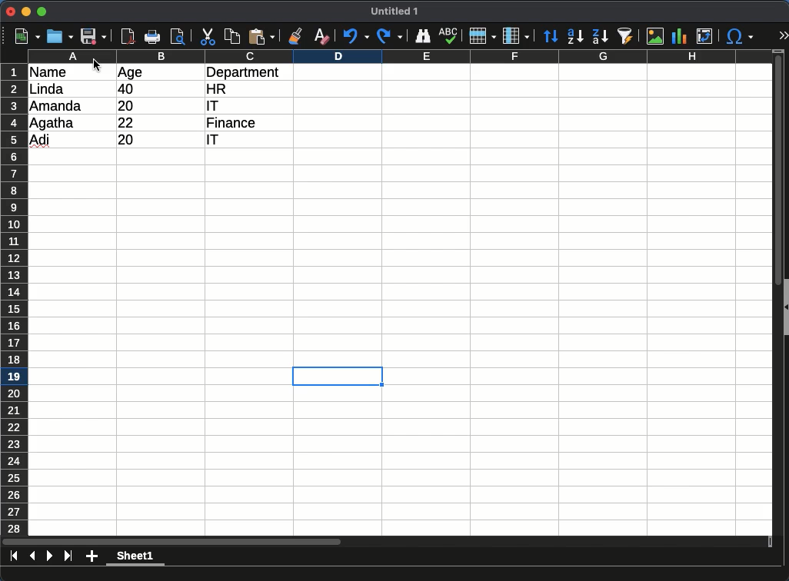 This screenshot has height=581, width=789. I want to click on open, so click(60, 36).